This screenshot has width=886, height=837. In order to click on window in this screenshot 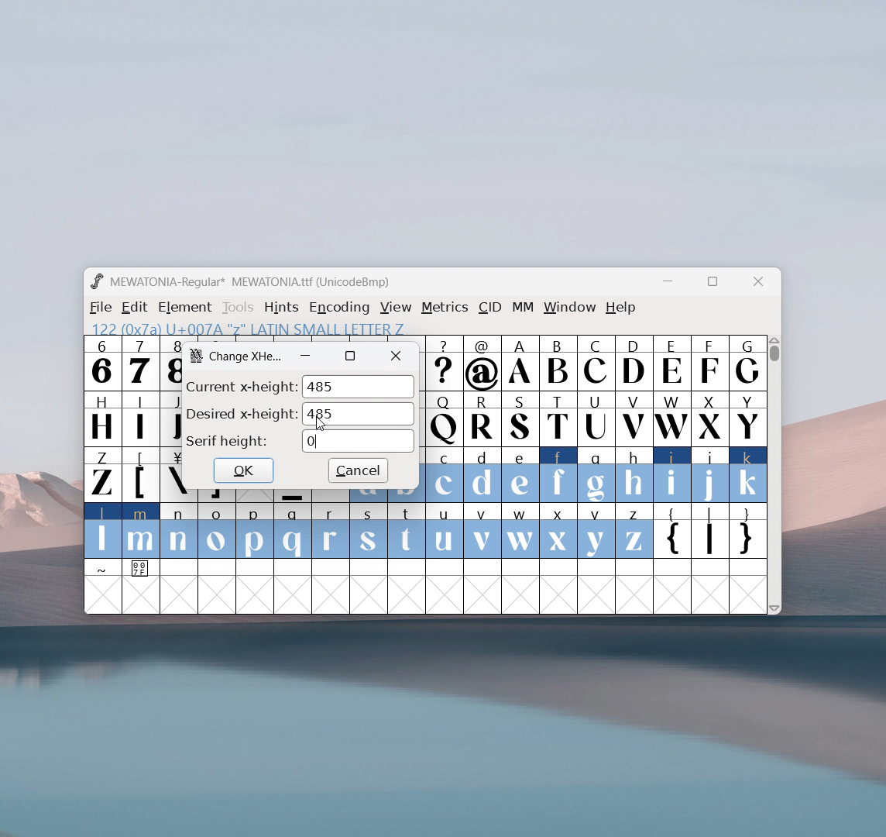, I will do `click(570, 308)`.